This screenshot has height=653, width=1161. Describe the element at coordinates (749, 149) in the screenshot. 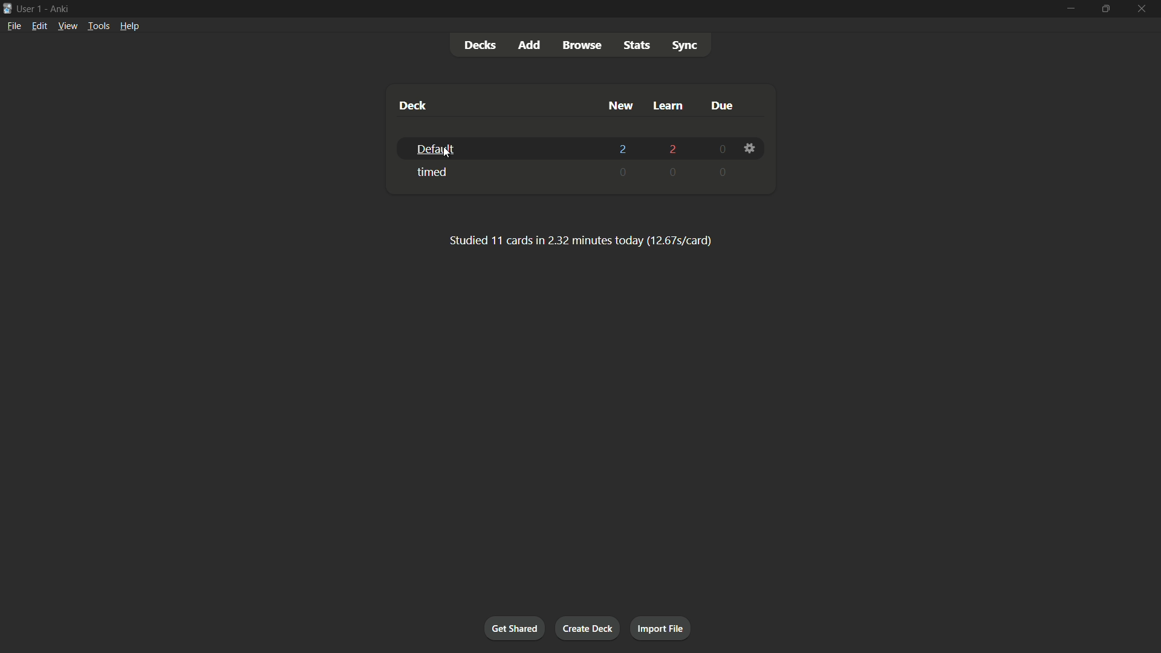

I see `settings` at that location.